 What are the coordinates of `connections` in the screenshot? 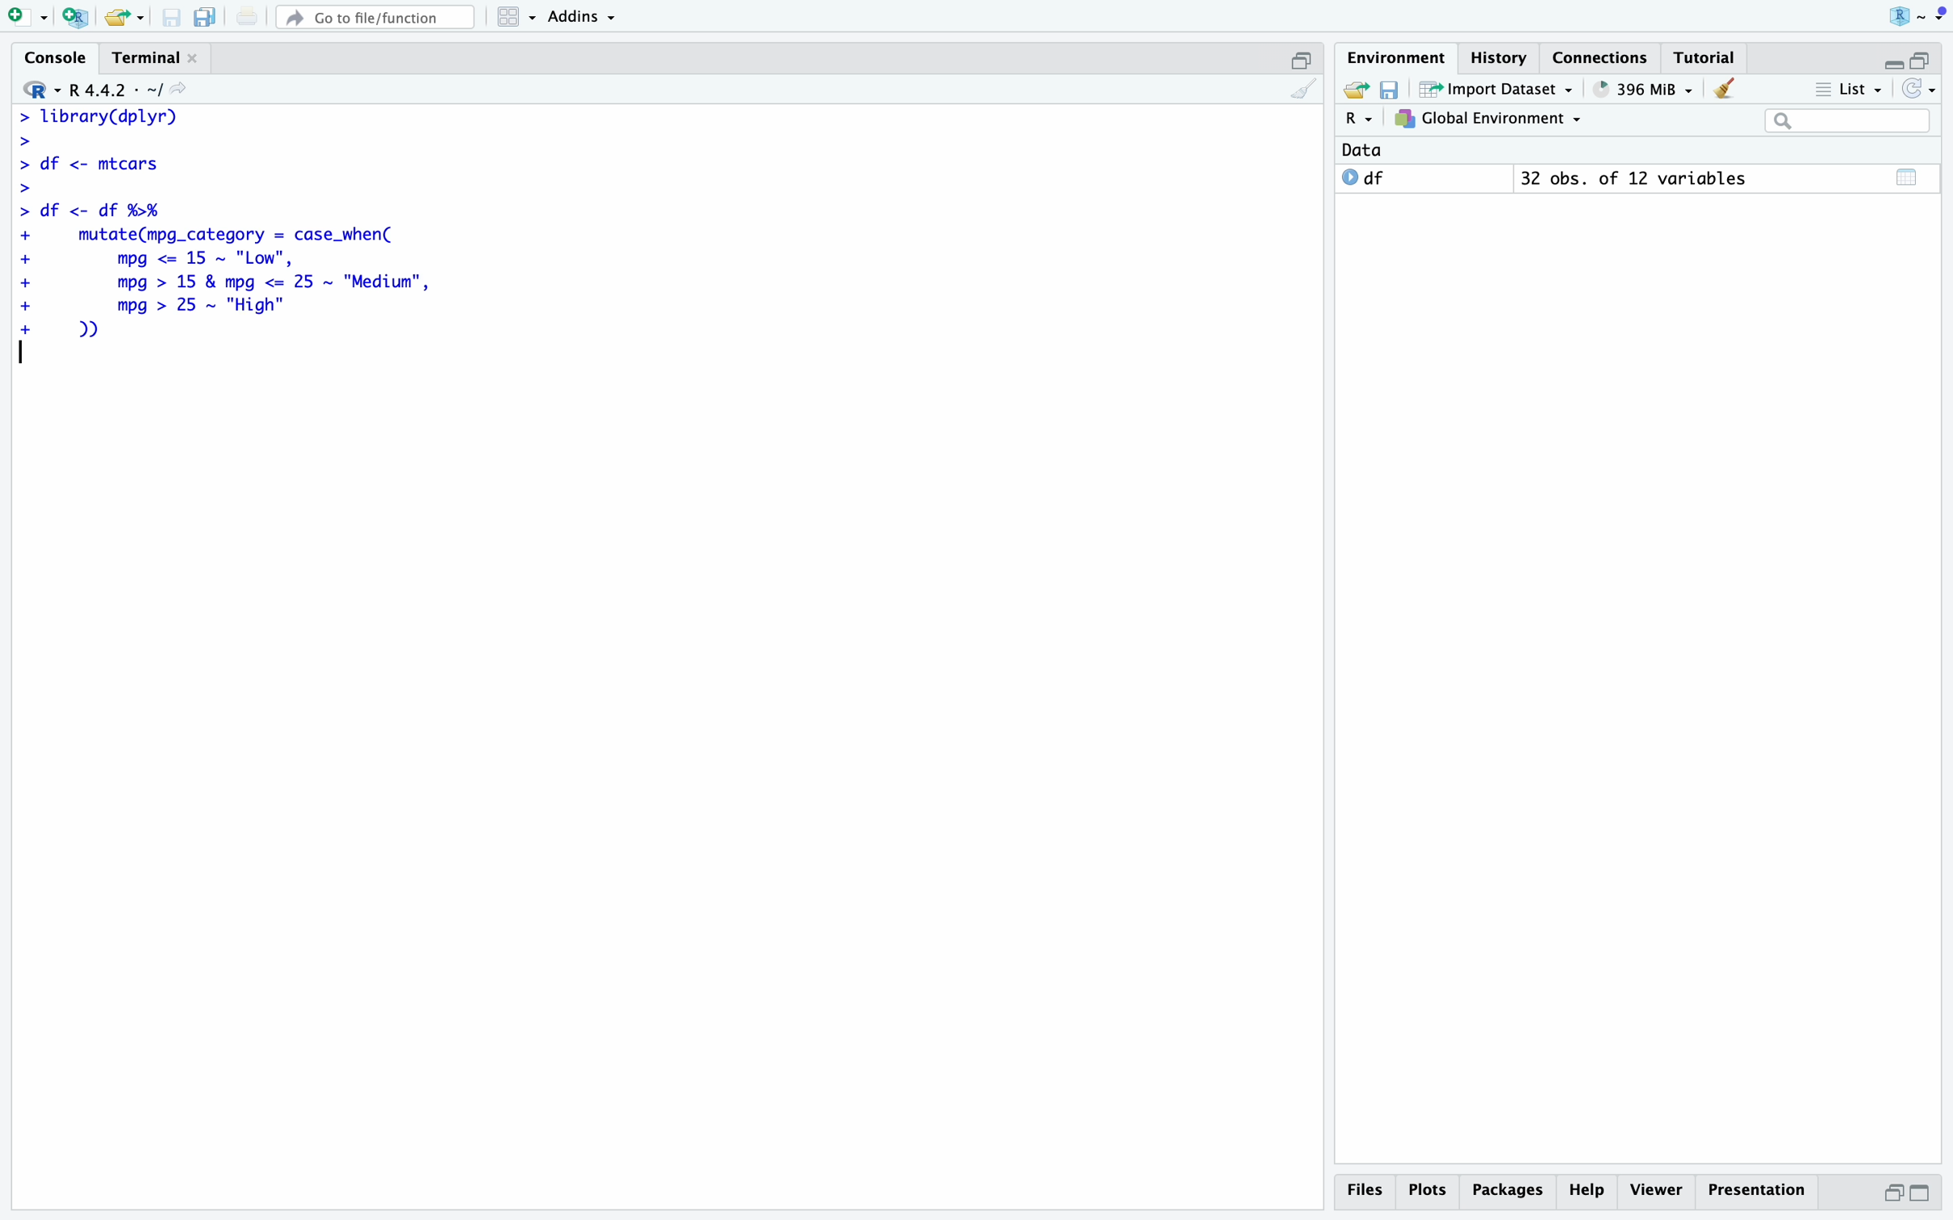 It's located at (1602, 57).